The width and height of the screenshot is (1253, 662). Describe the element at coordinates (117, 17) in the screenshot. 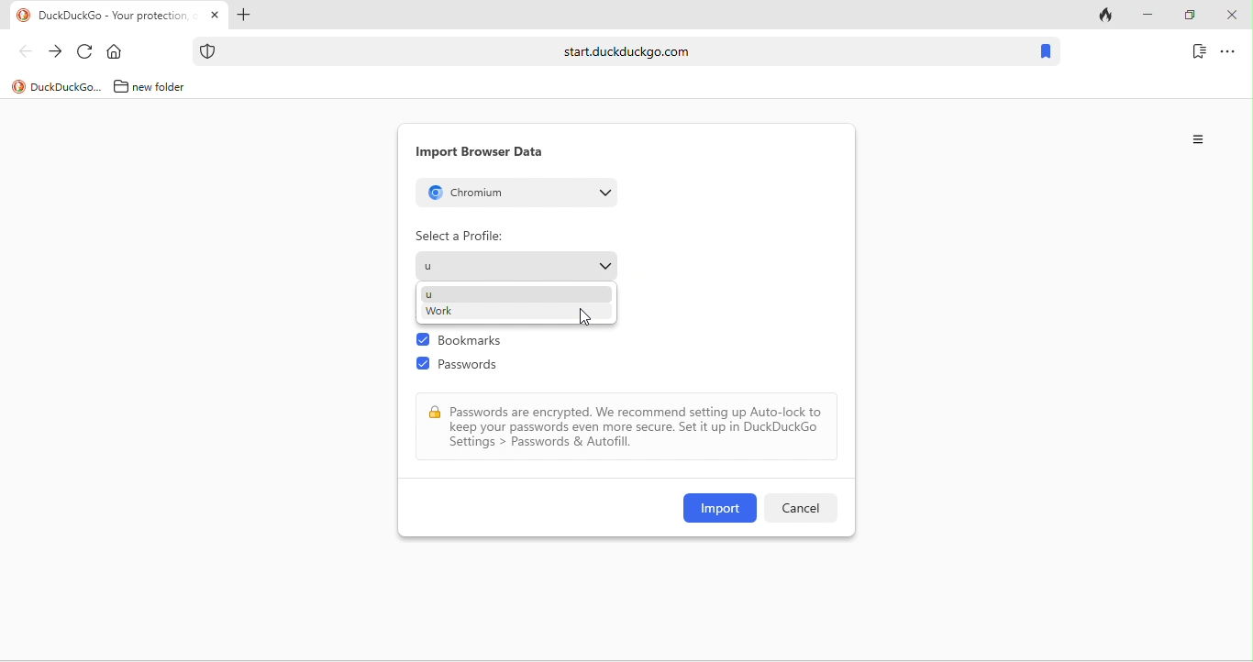

I see `DuckDuckGo - Your protection` at that location.